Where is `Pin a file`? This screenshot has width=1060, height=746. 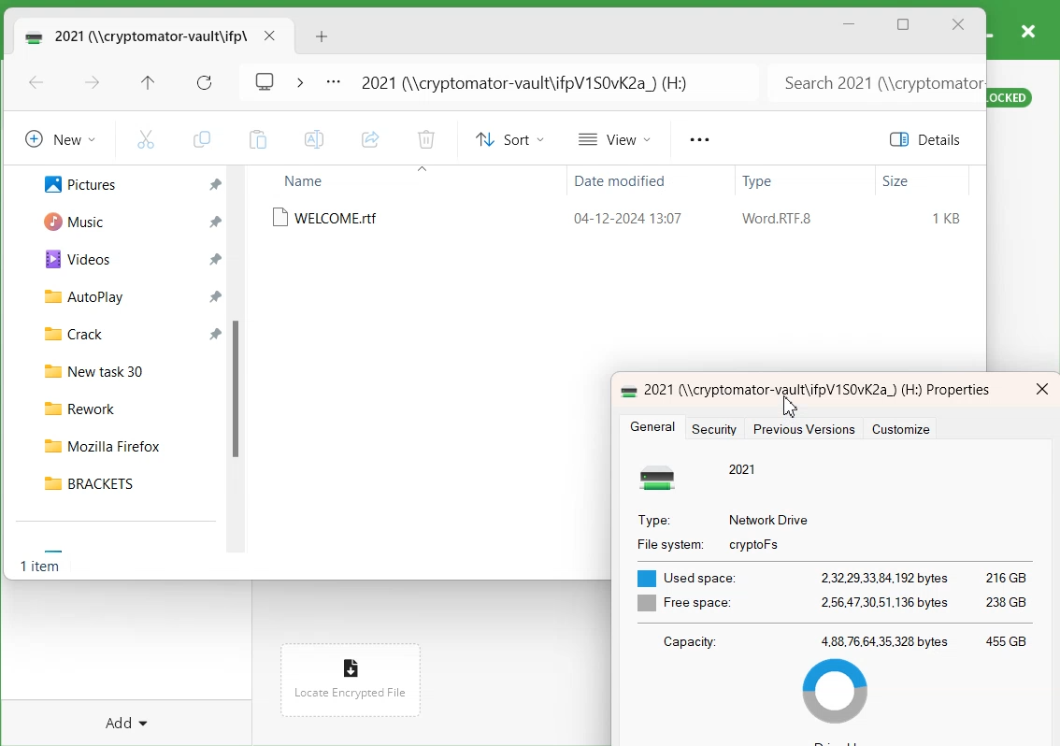 Pin a file is located at coordinates (215, 222).